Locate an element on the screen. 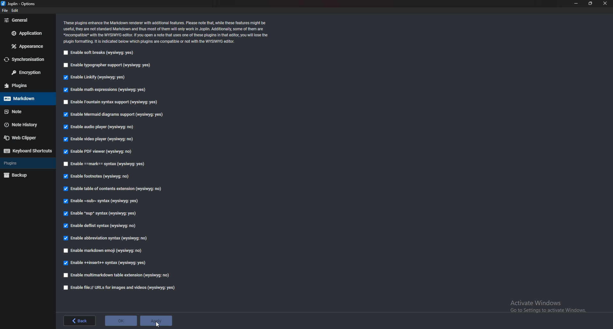 This screenshot has height=329, width=613. close is located at coordinates (605, 4).